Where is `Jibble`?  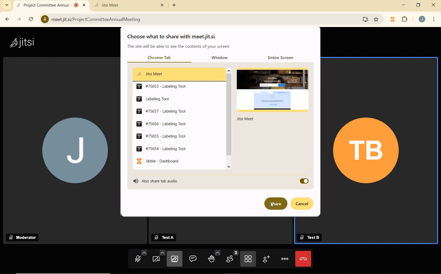 Jibble is located at coordinates (393, 19).